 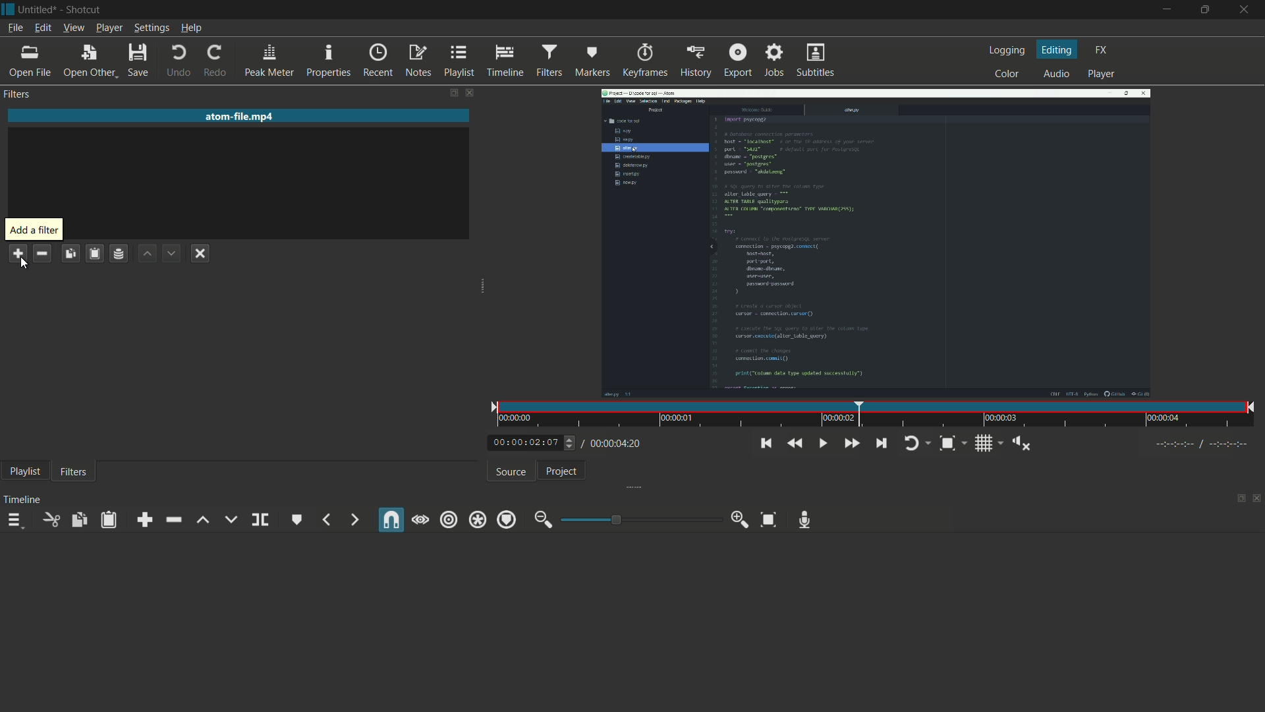 What do you see at coordinates (878, 415) in the screenshot?
I see `time` at bounding box center [878, 415].